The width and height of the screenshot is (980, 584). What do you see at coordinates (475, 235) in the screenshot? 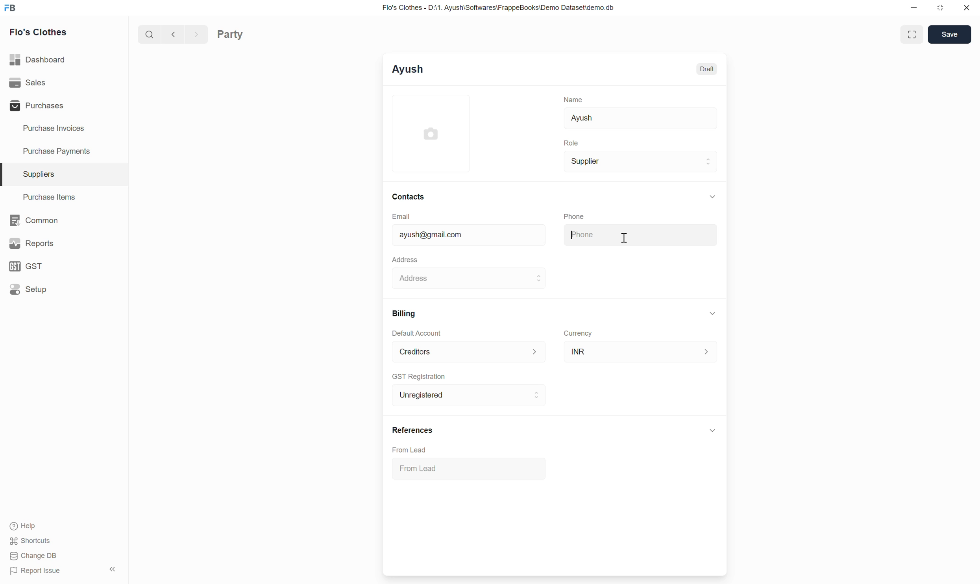
I see `john@doe.com` at bounding box center [475, 235].